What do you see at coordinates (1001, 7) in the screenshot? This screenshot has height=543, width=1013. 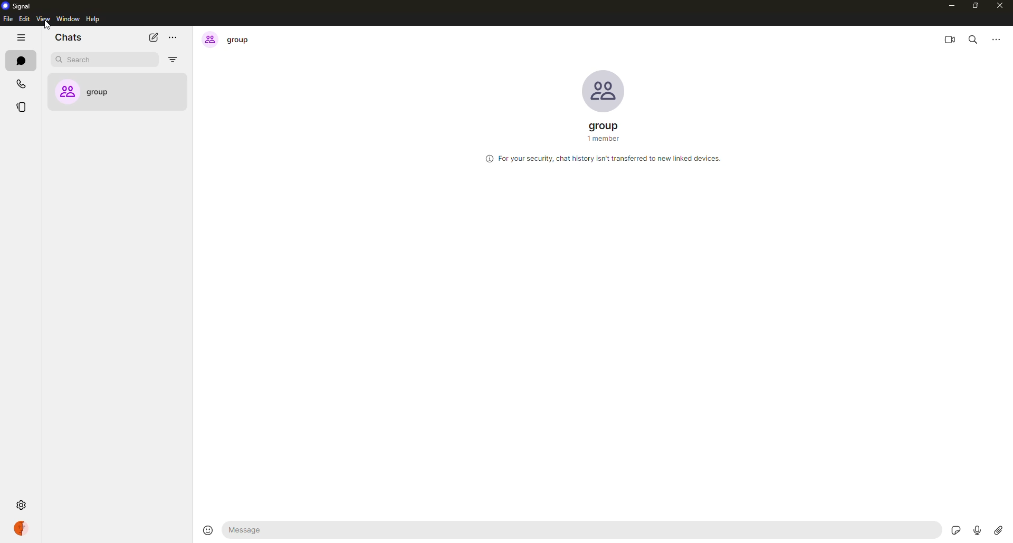 I see `close` at bounding box center [1001, 7].